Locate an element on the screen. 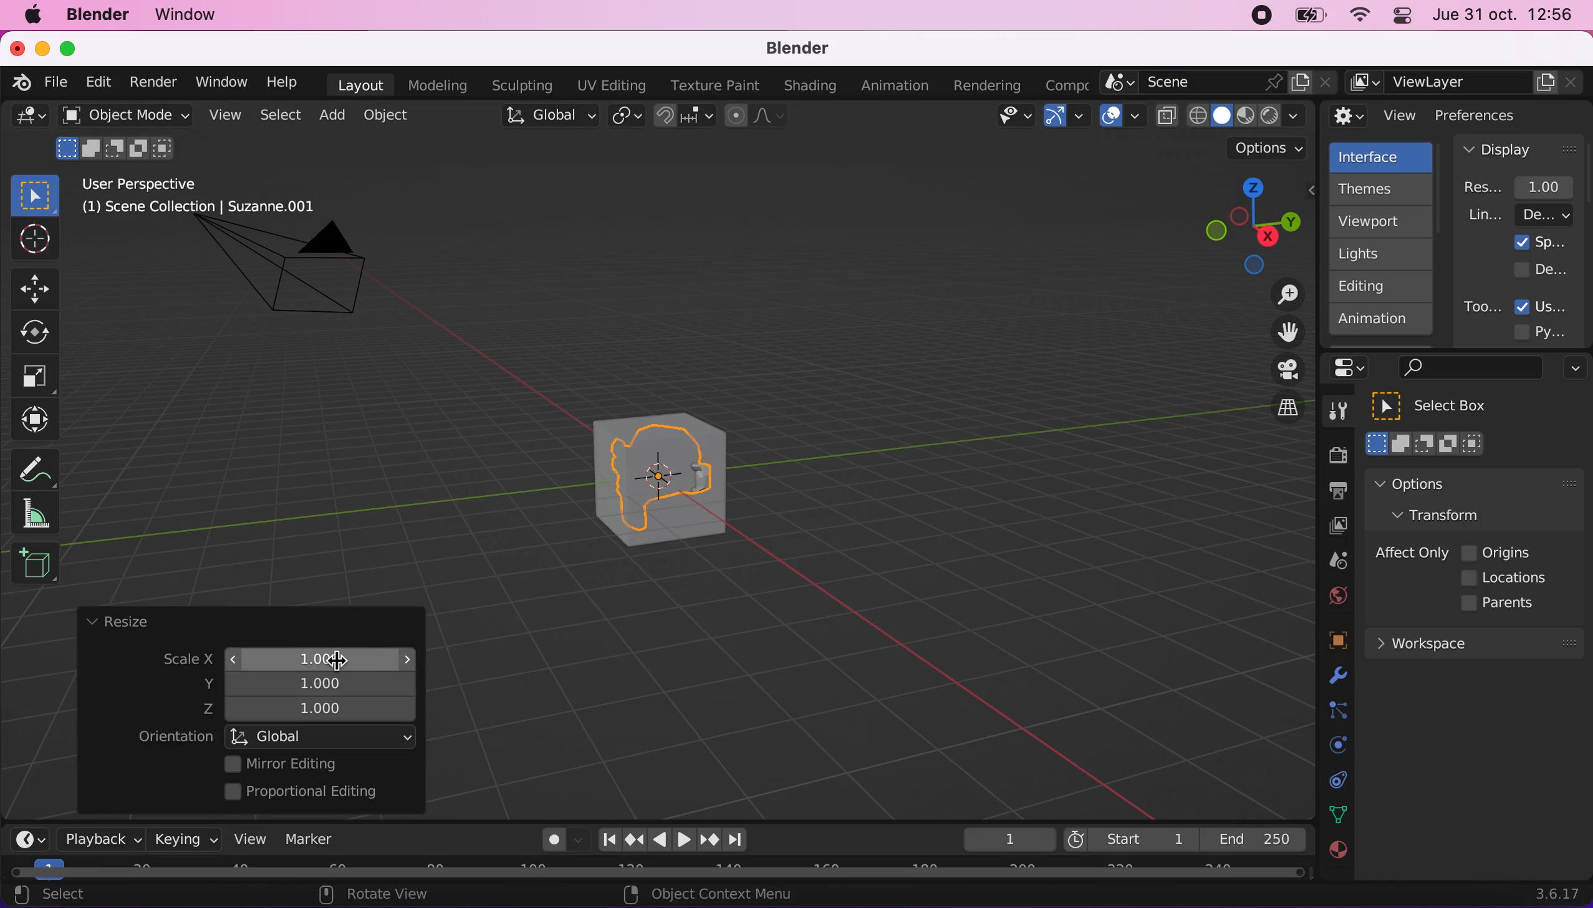 Image resolution: width=1593 pixels, height=908 pixels. wifi is located at coordinates (1356, 18).